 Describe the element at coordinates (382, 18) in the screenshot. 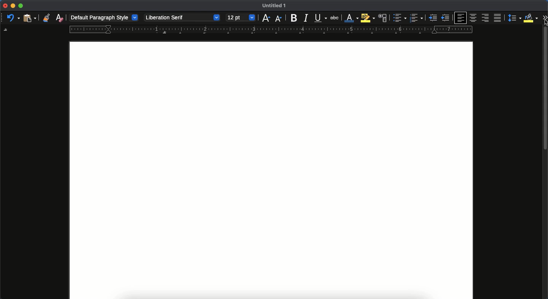

I see `character` at that location.